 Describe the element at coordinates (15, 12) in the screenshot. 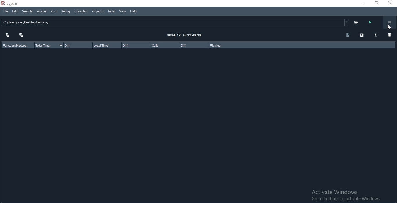

I see `Edit` at that location.